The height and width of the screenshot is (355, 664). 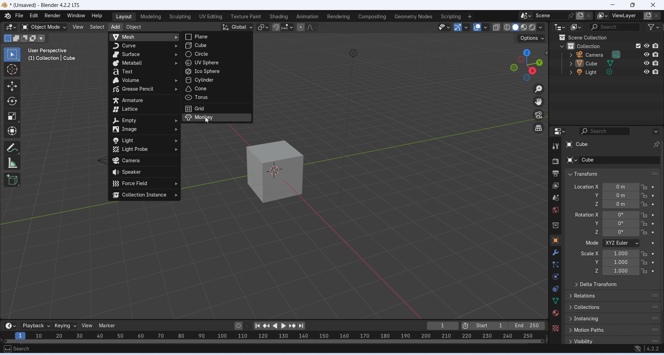 I want to click on lattice, so click(x=145, y=110).